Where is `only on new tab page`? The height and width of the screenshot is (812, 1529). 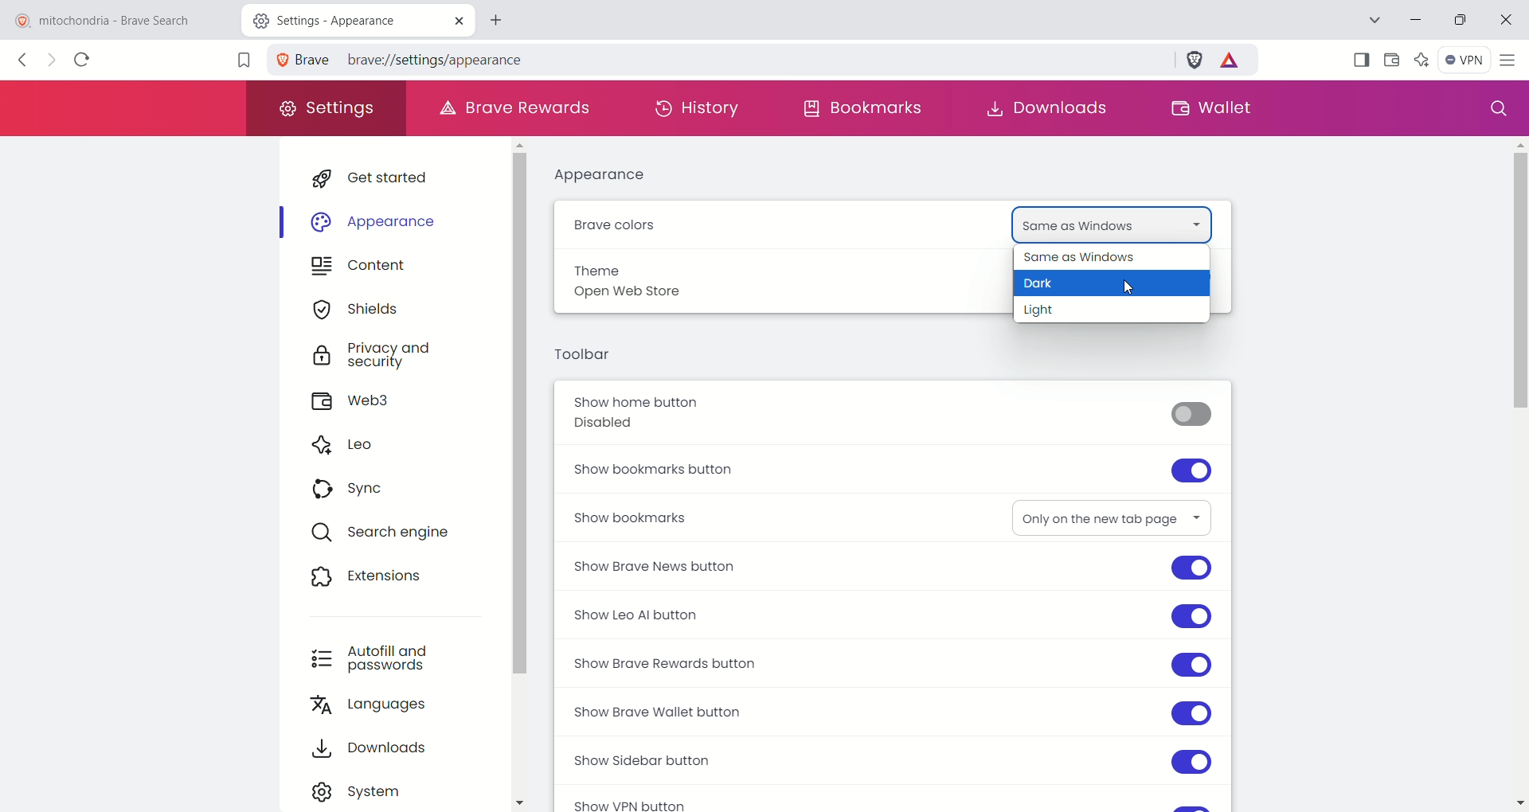 only on new tab page is located at coordinates (1100, 513).